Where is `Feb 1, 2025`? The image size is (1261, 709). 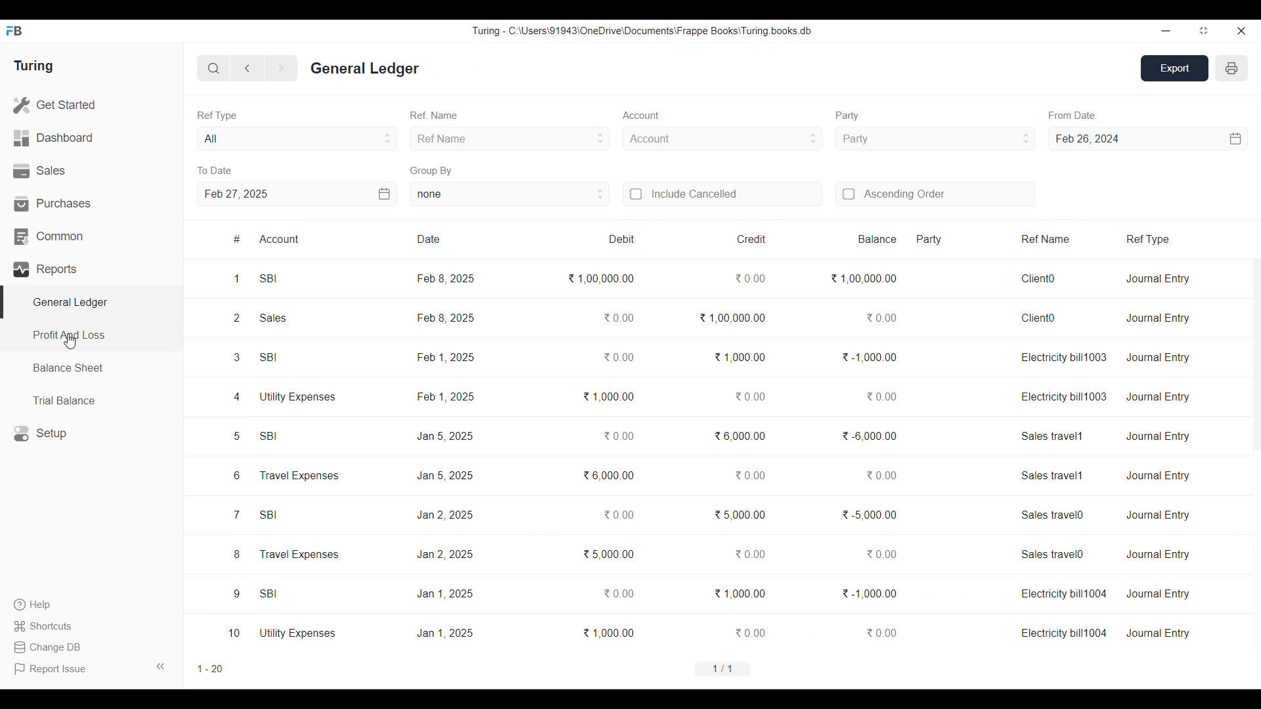
Feb 1, 2025 is located at coordinates (445, 356).